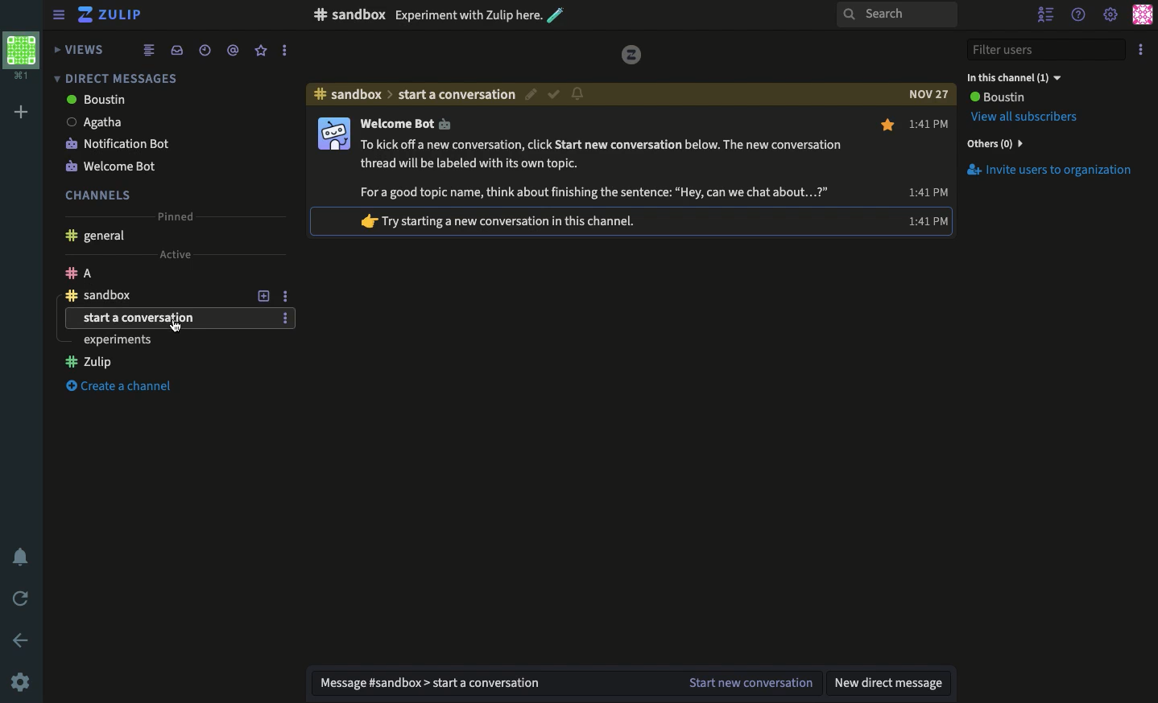  What do you see at coordinates (167, 319) in the screenshot?
I see `Start a conversation` at bounding box center [167, 319].